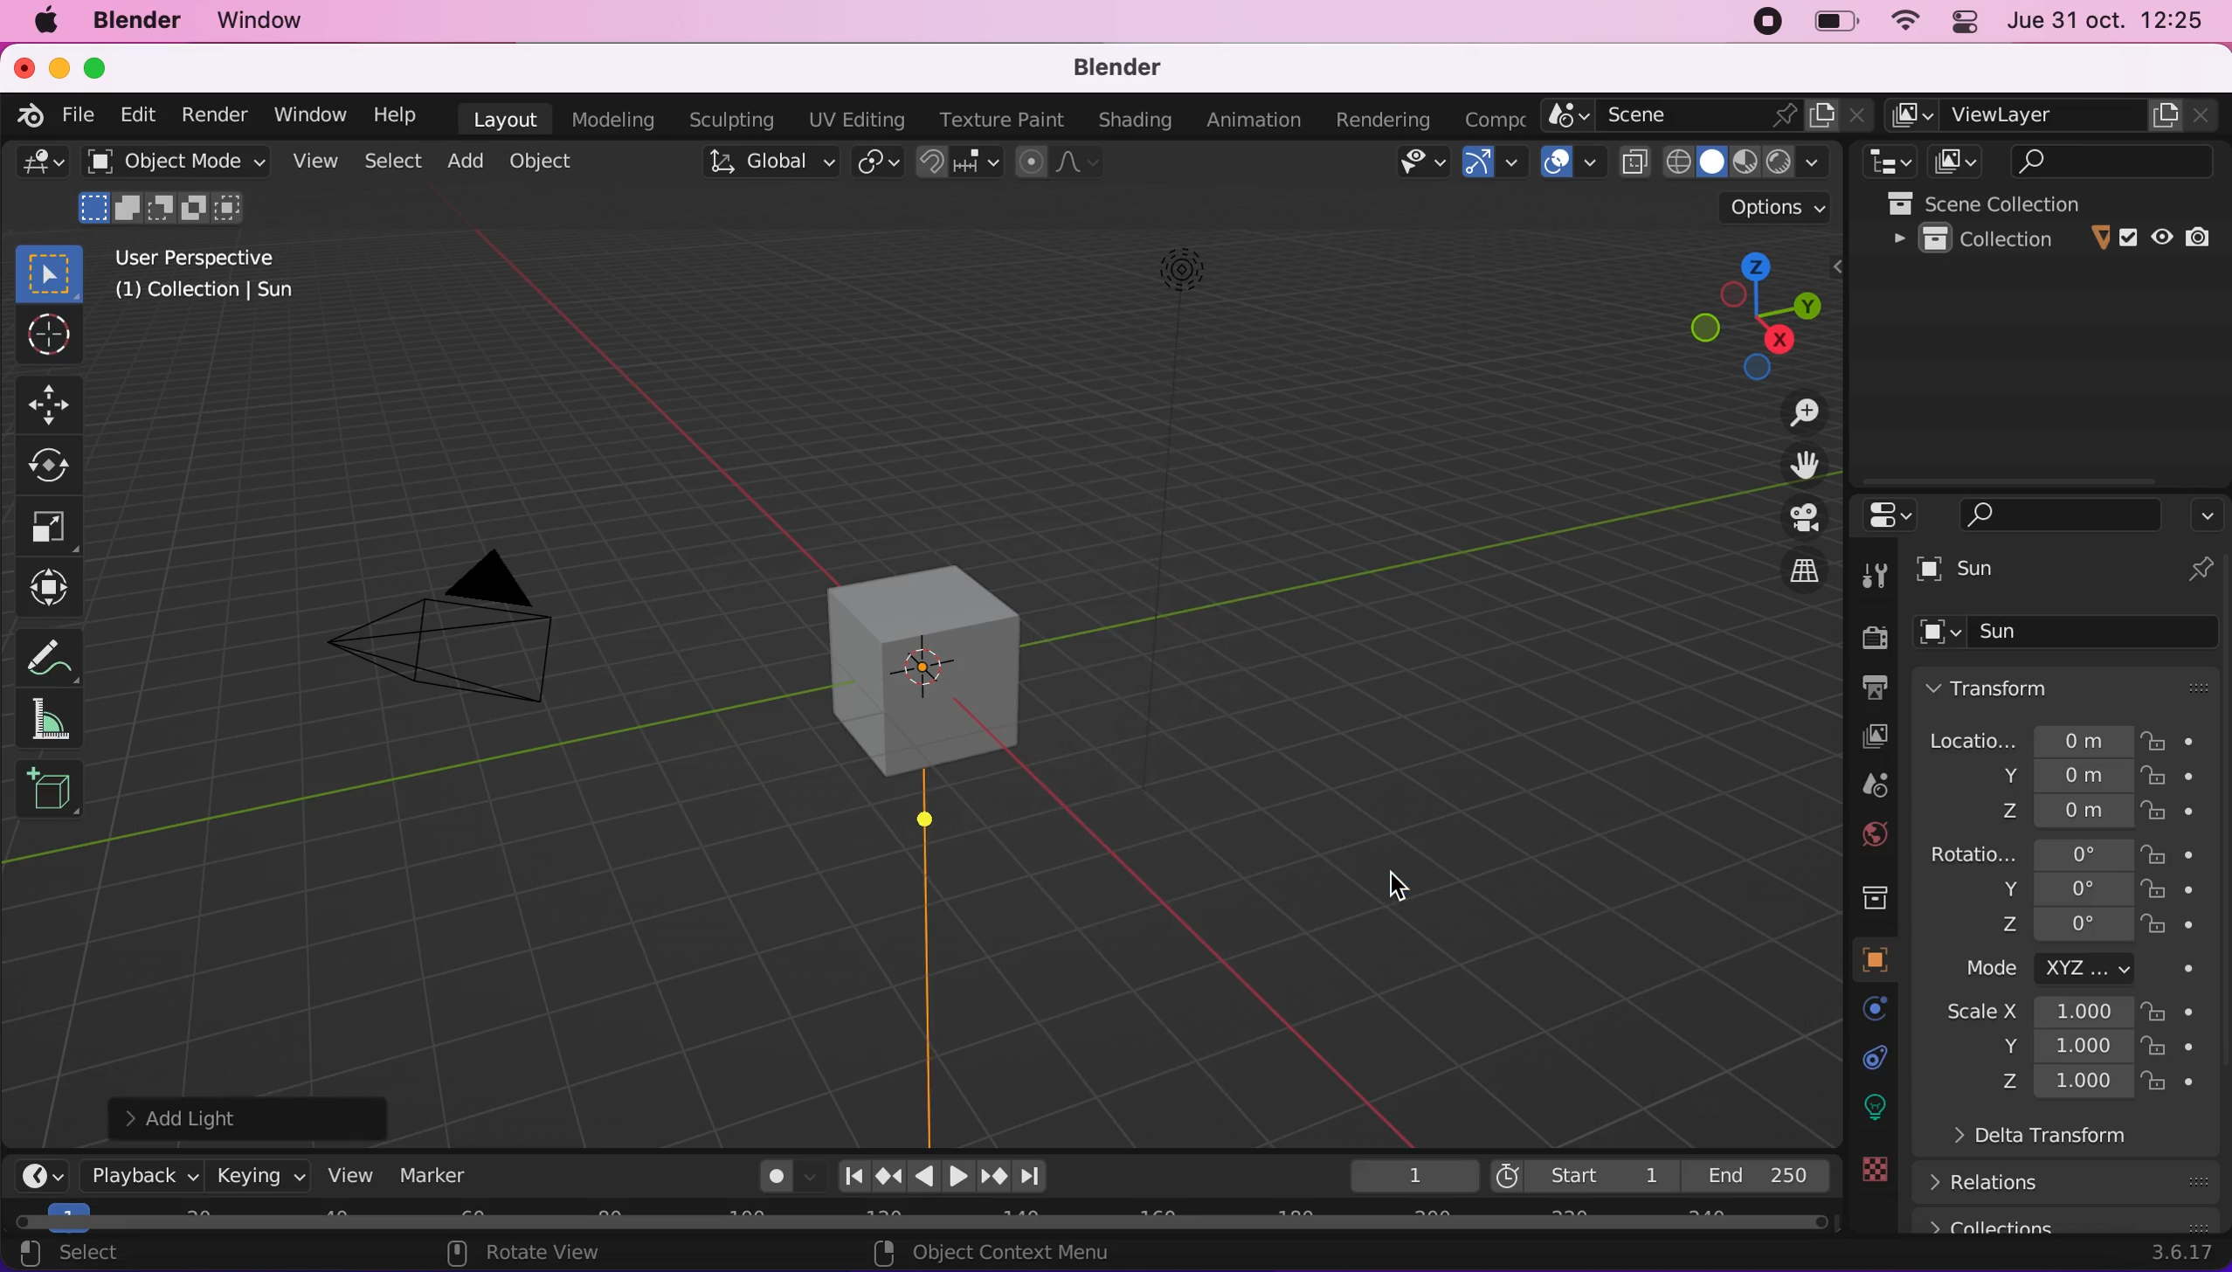 The image size is (2232, 1272). Describe the element at coordinates (887, 1179) in the screenshot. I see `Jump to keyframe` at that location.